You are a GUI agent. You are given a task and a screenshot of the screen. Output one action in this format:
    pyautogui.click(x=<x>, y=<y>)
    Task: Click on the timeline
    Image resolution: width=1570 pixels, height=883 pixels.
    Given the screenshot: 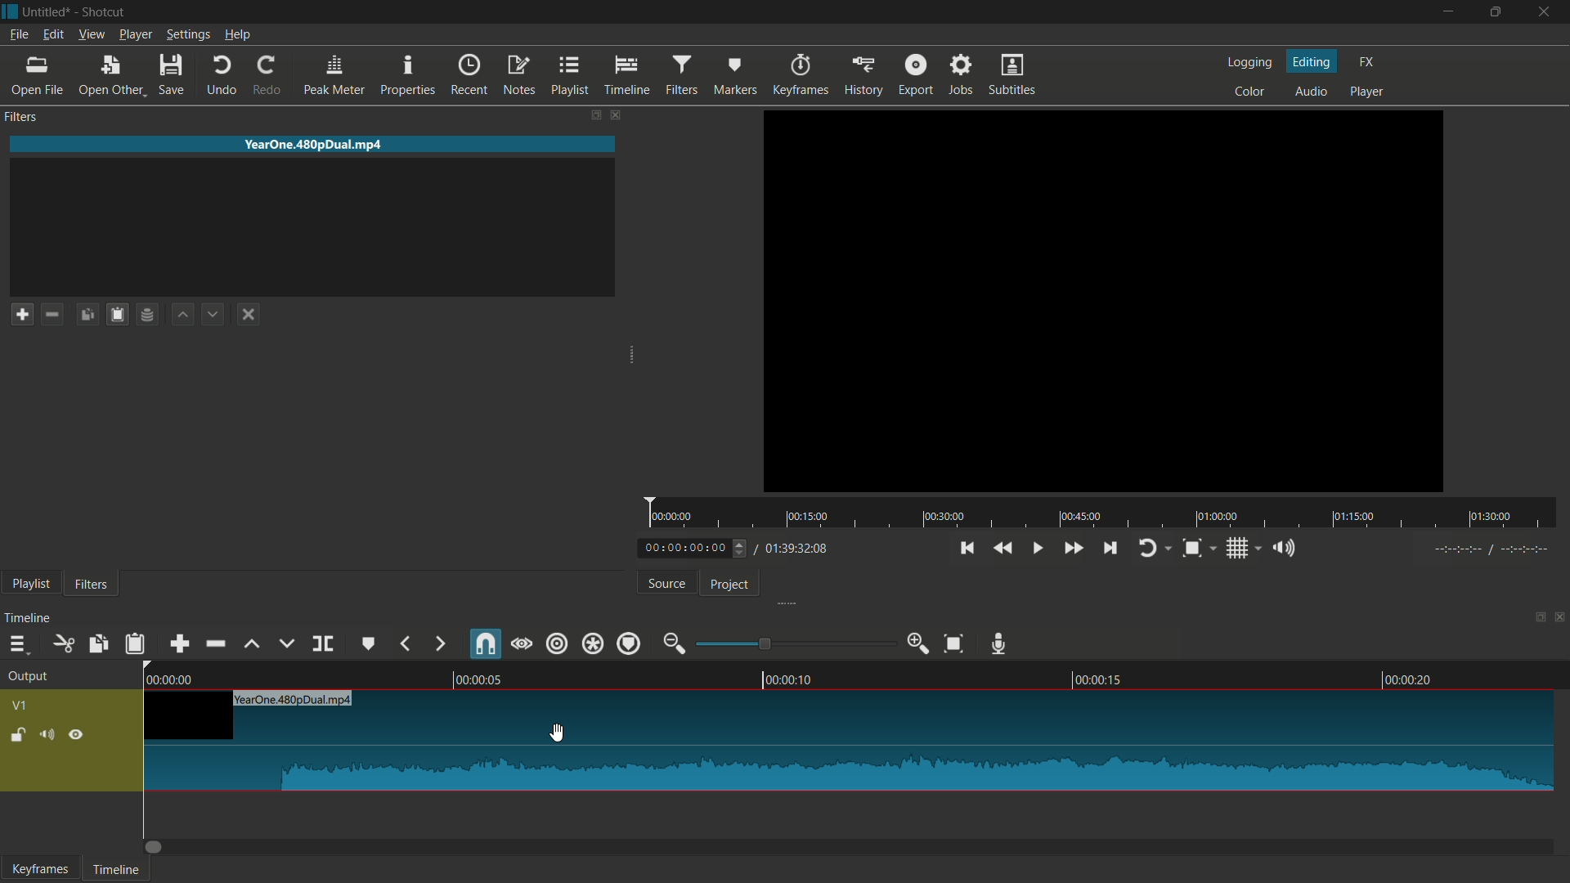 What is the action you would take?
    pyautogui.click(x=114, y=869)
    